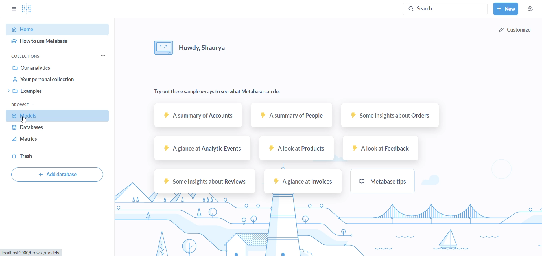  I want to click on Models, so click(57, 115).